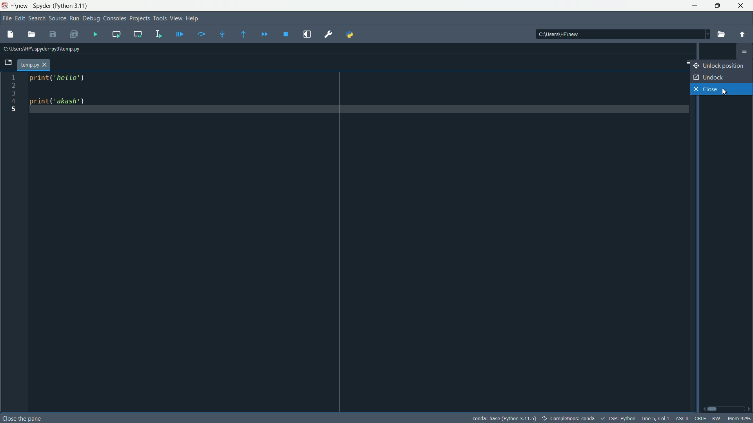 Image resolution: width=753 pixels, height=423 pixels. Describe the element at coordinates (178, 34) in the screenshot. I see `debug current line` at that location.